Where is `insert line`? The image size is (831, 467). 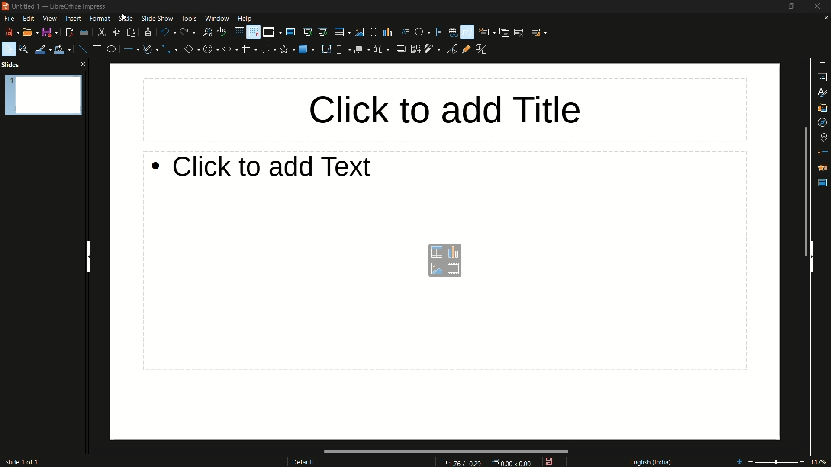
insert line is located at coordinates (81, 50).